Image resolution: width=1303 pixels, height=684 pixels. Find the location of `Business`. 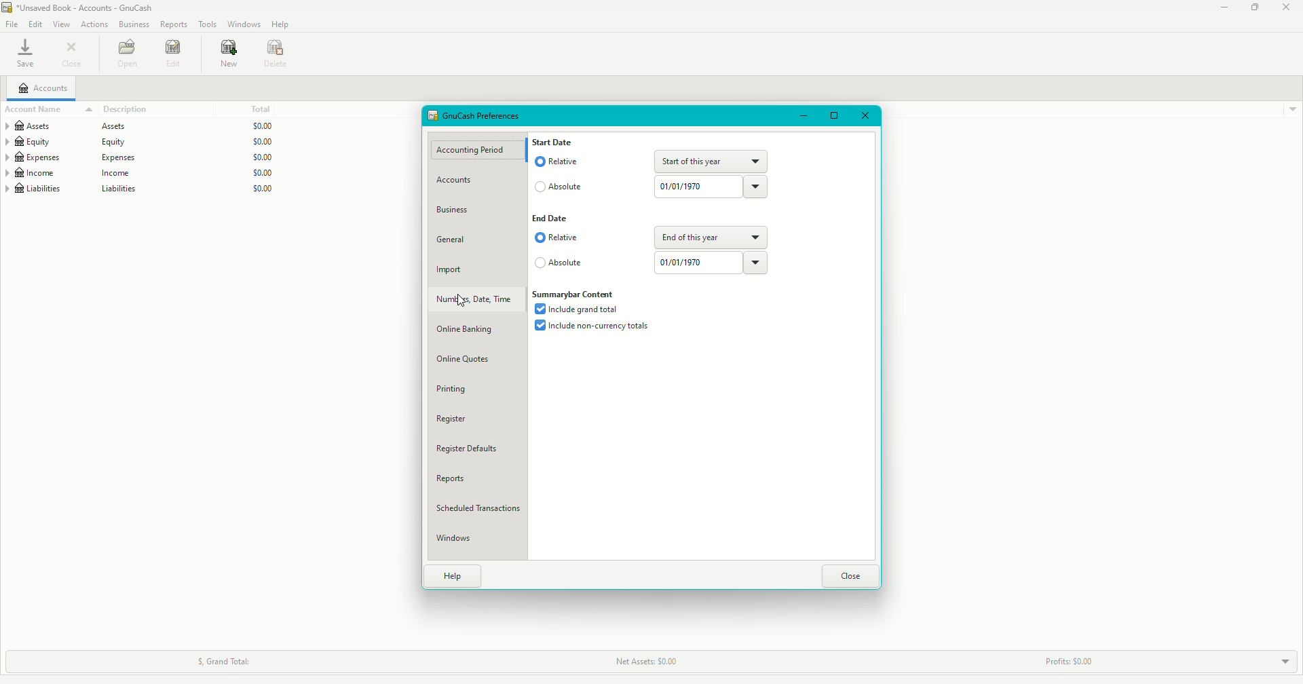

Business is located at coordinates (457, 210).